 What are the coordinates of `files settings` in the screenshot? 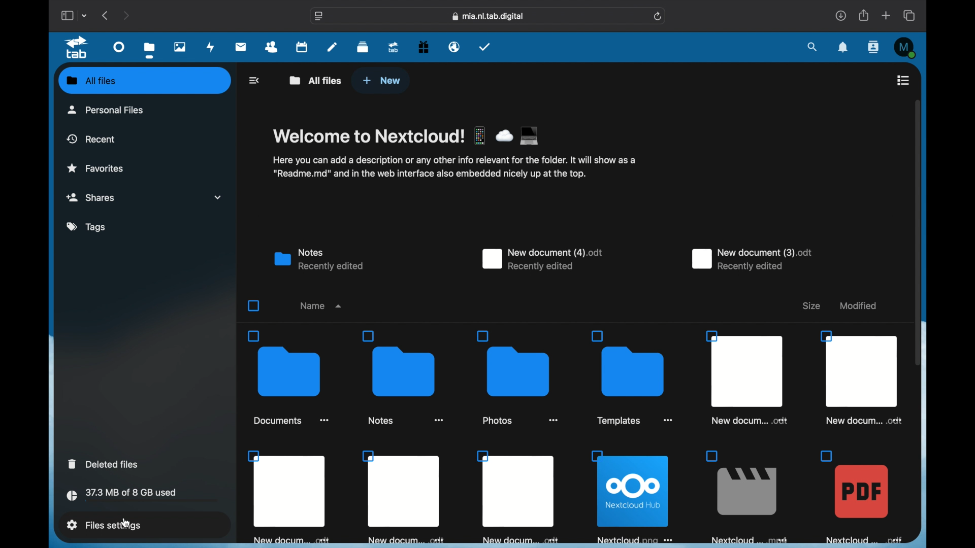 It's located at (104, 525).